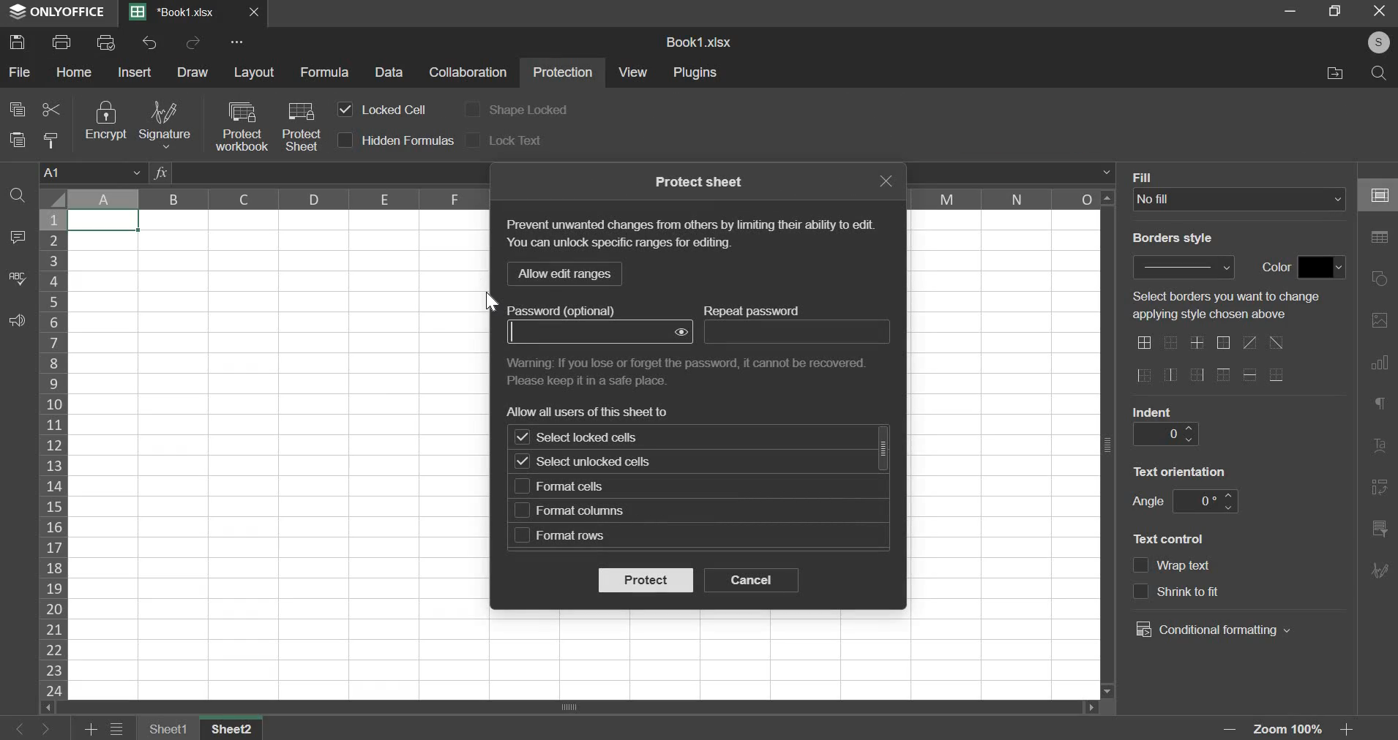  Describe the element at coordinates (571, 310) in the screenshot. I see `text` at that location.